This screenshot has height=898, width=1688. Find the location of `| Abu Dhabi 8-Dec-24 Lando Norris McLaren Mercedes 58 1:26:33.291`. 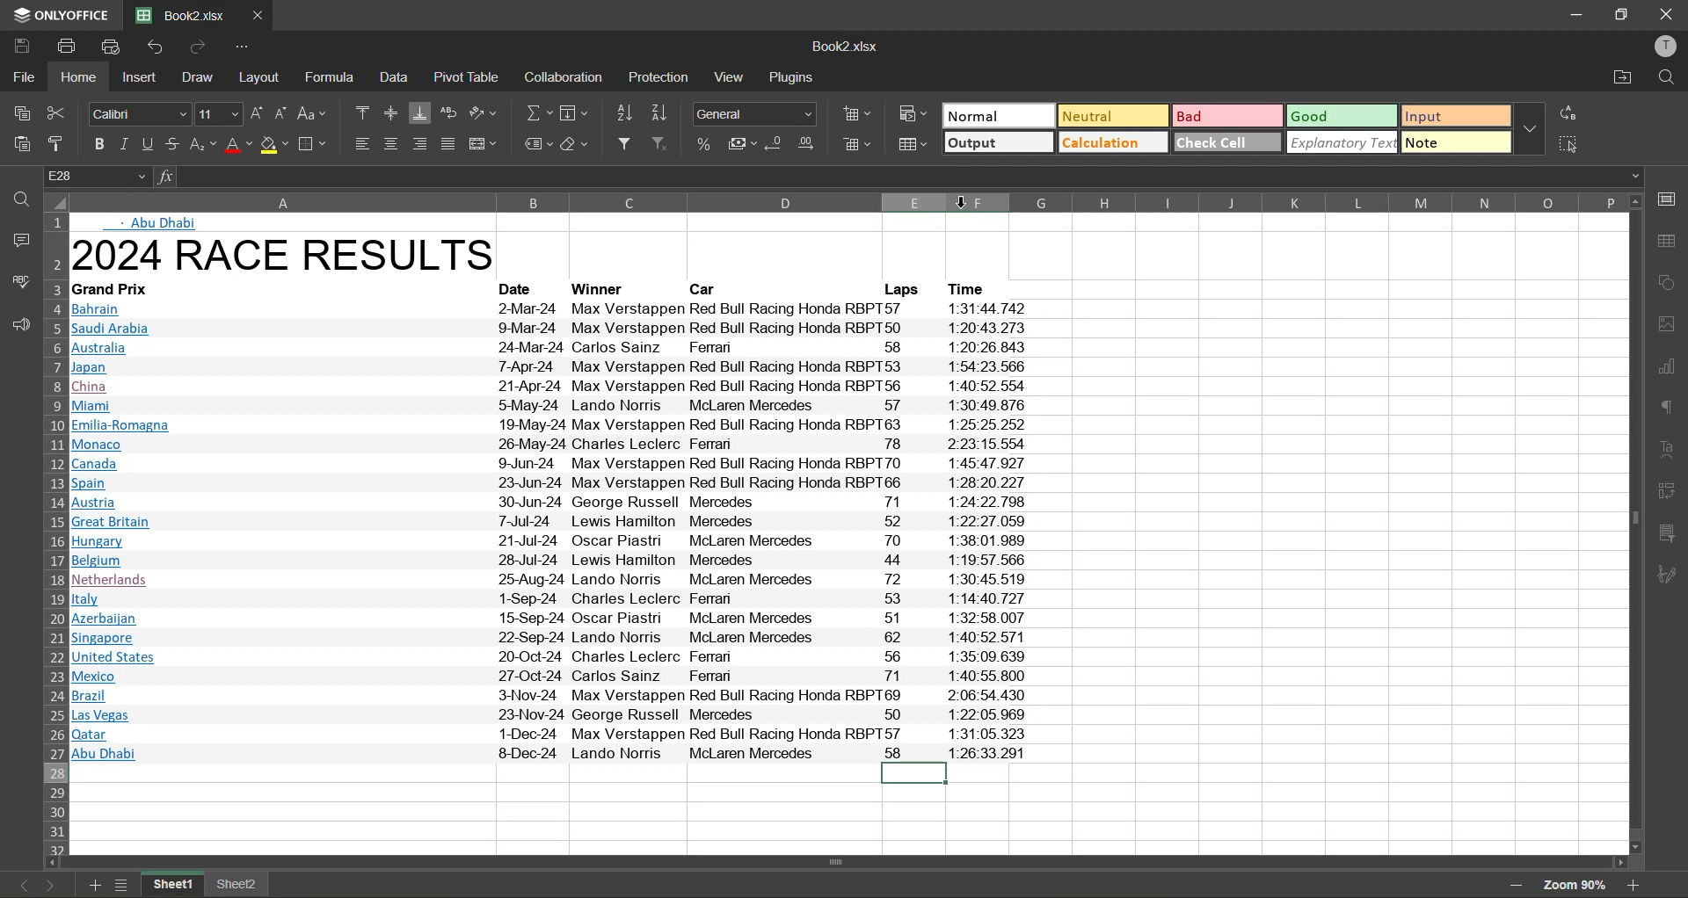

| Abu Dhabi 8-Dec-24 Lando Norris McLaren Mercedes 58 1:26:33.291 is located at coordinates (555, 753).